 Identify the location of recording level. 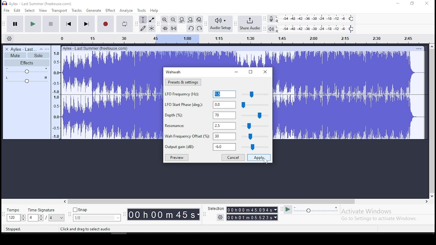
(317, 18).